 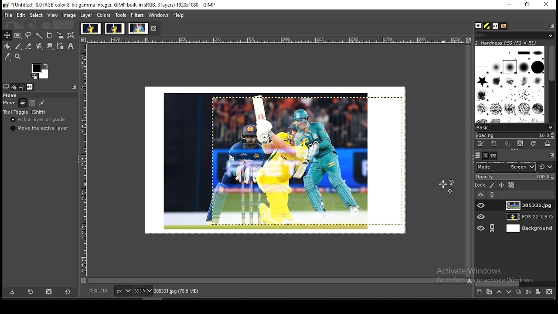 What do you see at coordinates (550, 291) in the screenshot?
I see `delete layer` at bounding box center [550, 291].